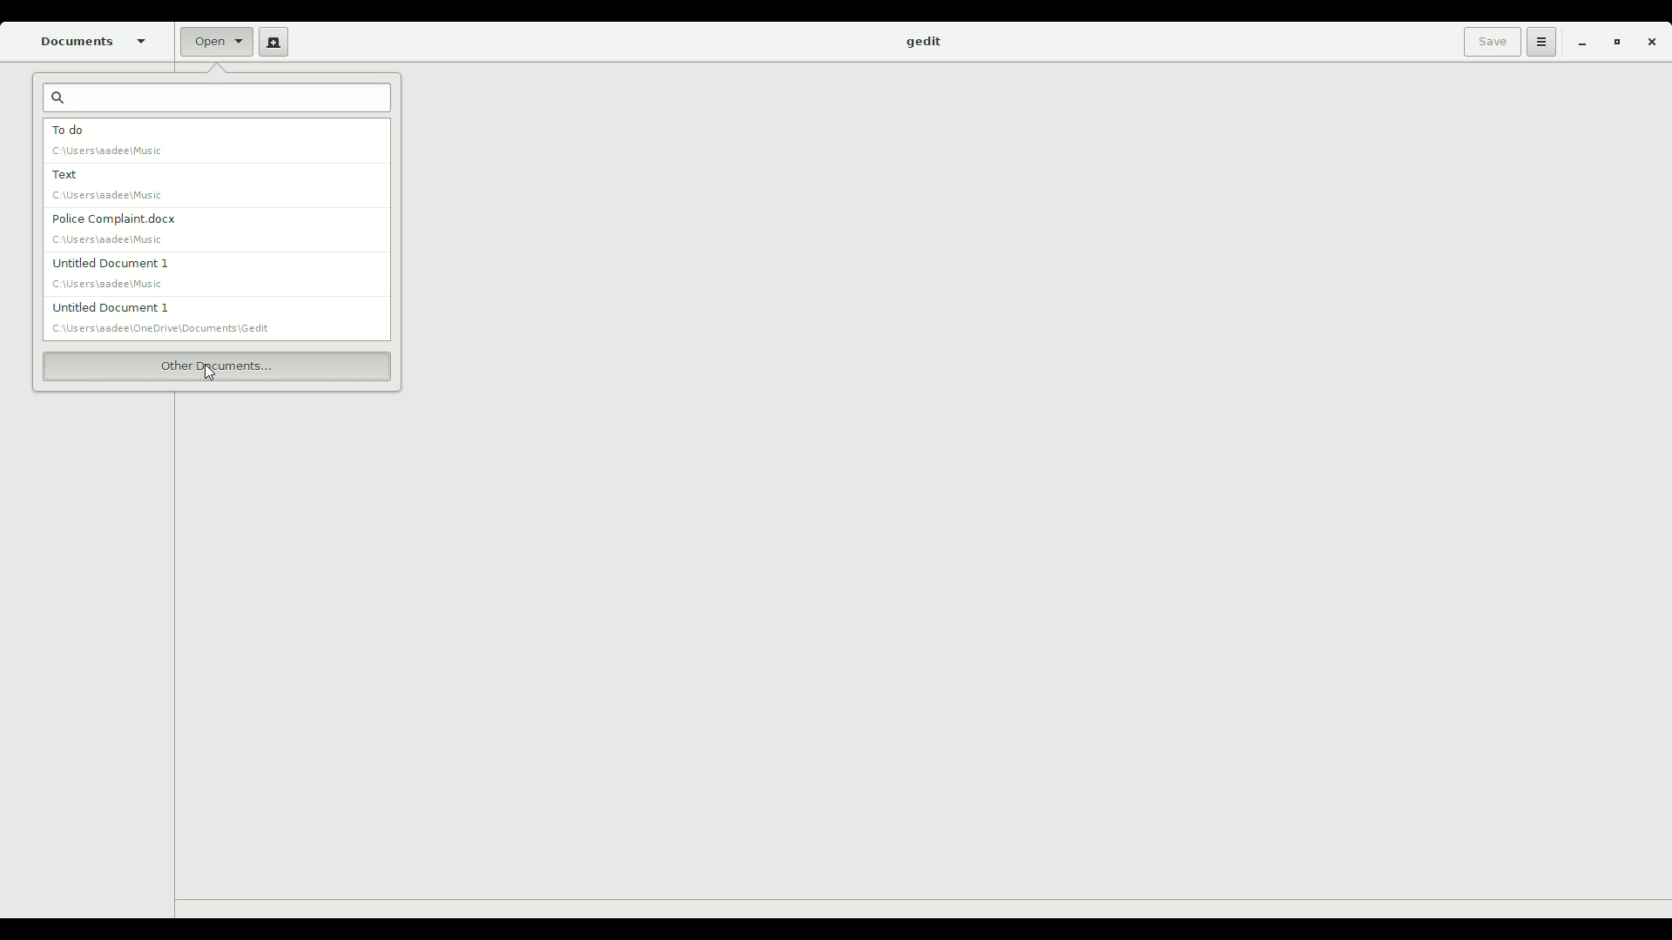 Image resolution: width=1672 pixels, height=940 pixels. What do you see at coordinates (270, 42) in the screenshot?
I see `New` at bounding box center [270, 42].